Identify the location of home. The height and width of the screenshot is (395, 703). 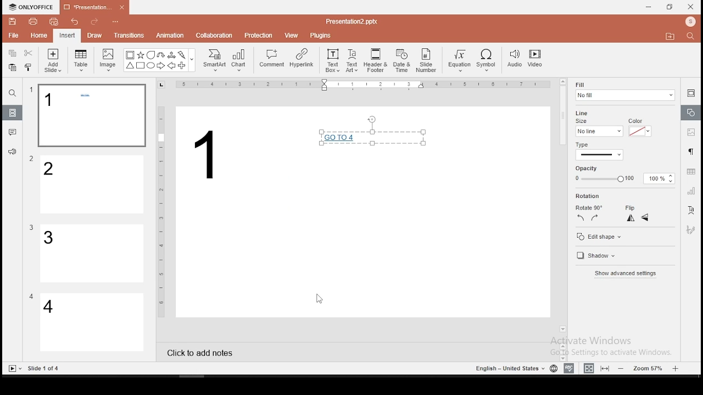
(38, 35).